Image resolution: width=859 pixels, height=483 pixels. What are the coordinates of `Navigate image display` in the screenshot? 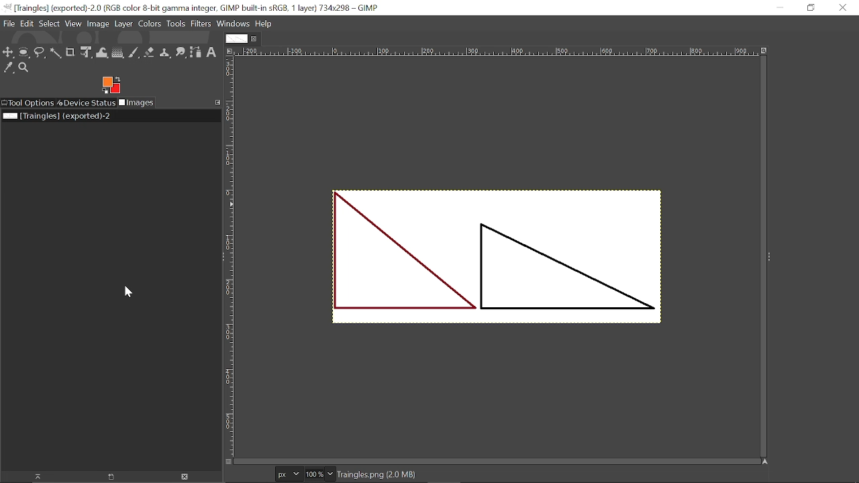 It's located at (764, 461).